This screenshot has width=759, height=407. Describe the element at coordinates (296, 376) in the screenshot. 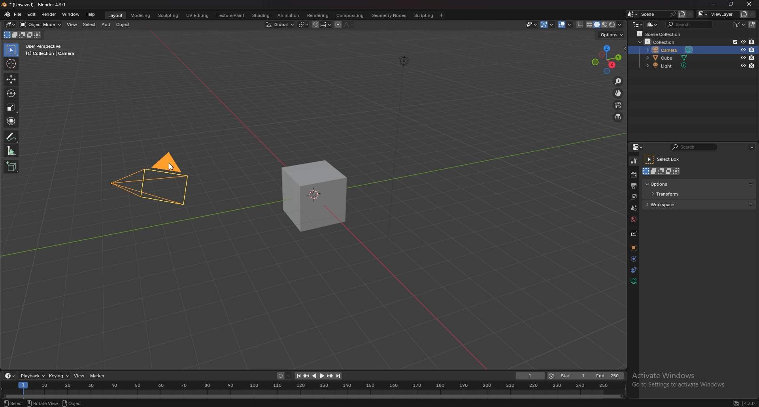

I see `jump to endpoint` at that location.